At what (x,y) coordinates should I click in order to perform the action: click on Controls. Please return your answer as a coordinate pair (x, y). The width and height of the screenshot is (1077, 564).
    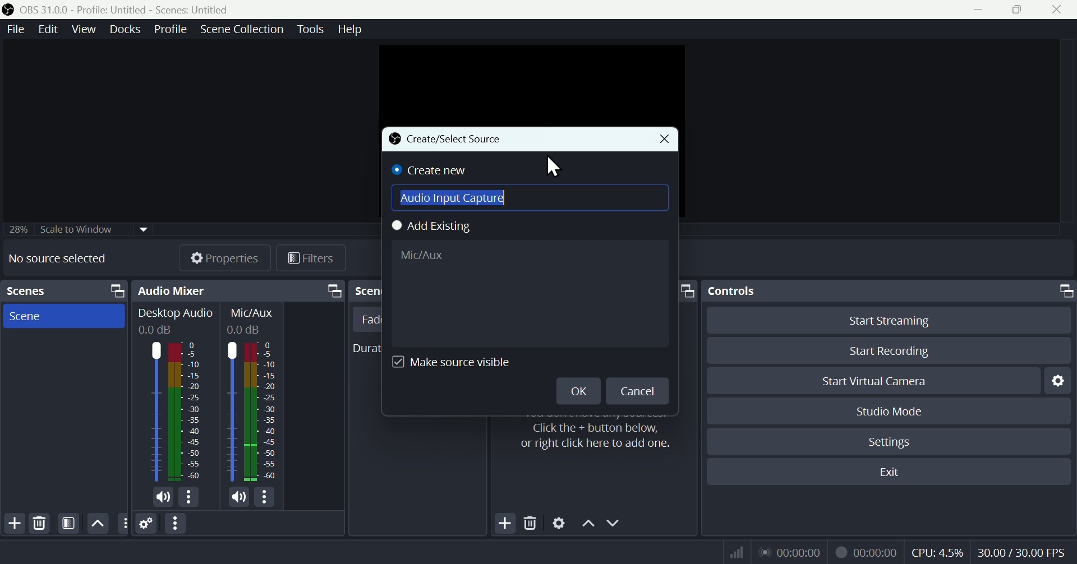
    Looking at the image, I should click on (891, 291).